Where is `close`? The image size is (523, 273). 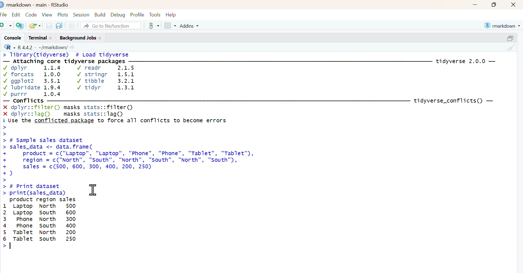
close is located at coordinates (52, 38).